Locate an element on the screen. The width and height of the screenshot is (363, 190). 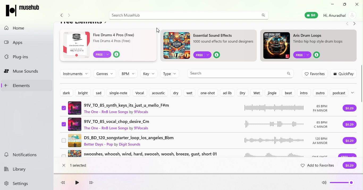
Navigate back is located at coordinates (347, 24).